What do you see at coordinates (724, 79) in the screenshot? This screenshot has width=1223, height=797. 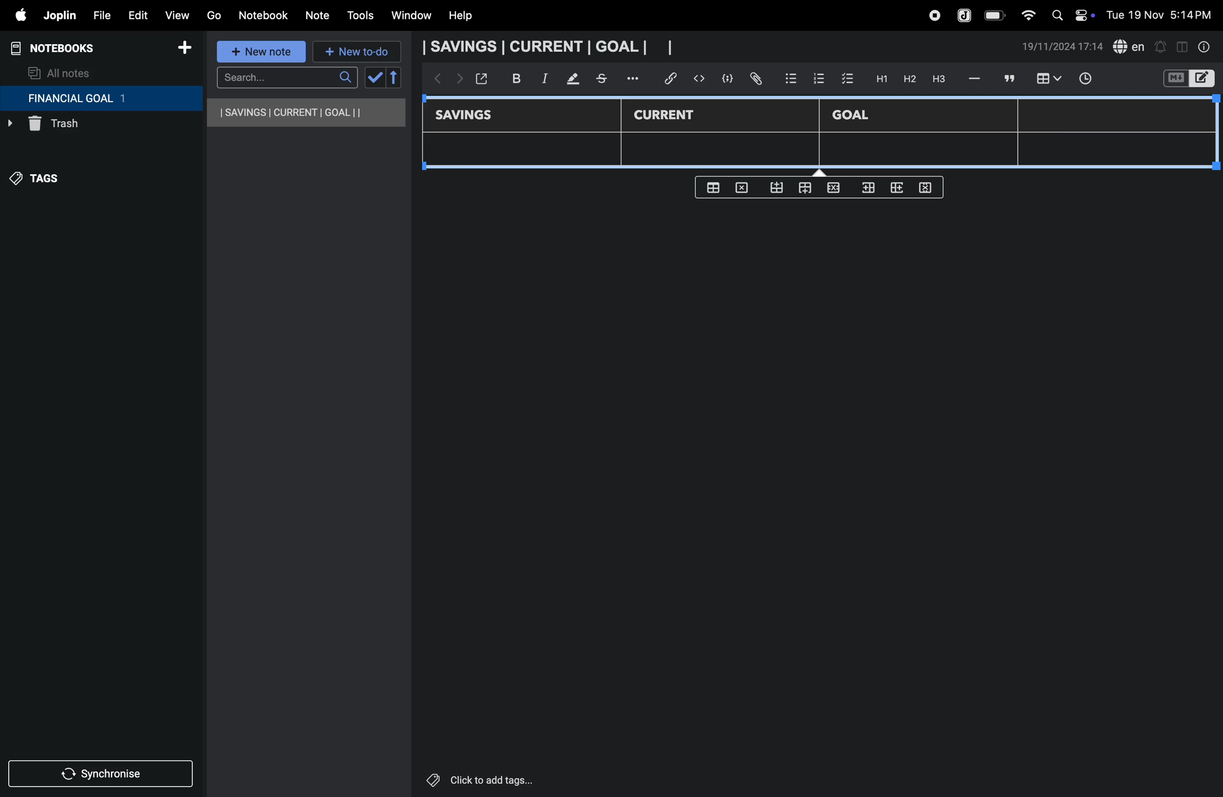 I see `code block` at bounding box center [724, 79].